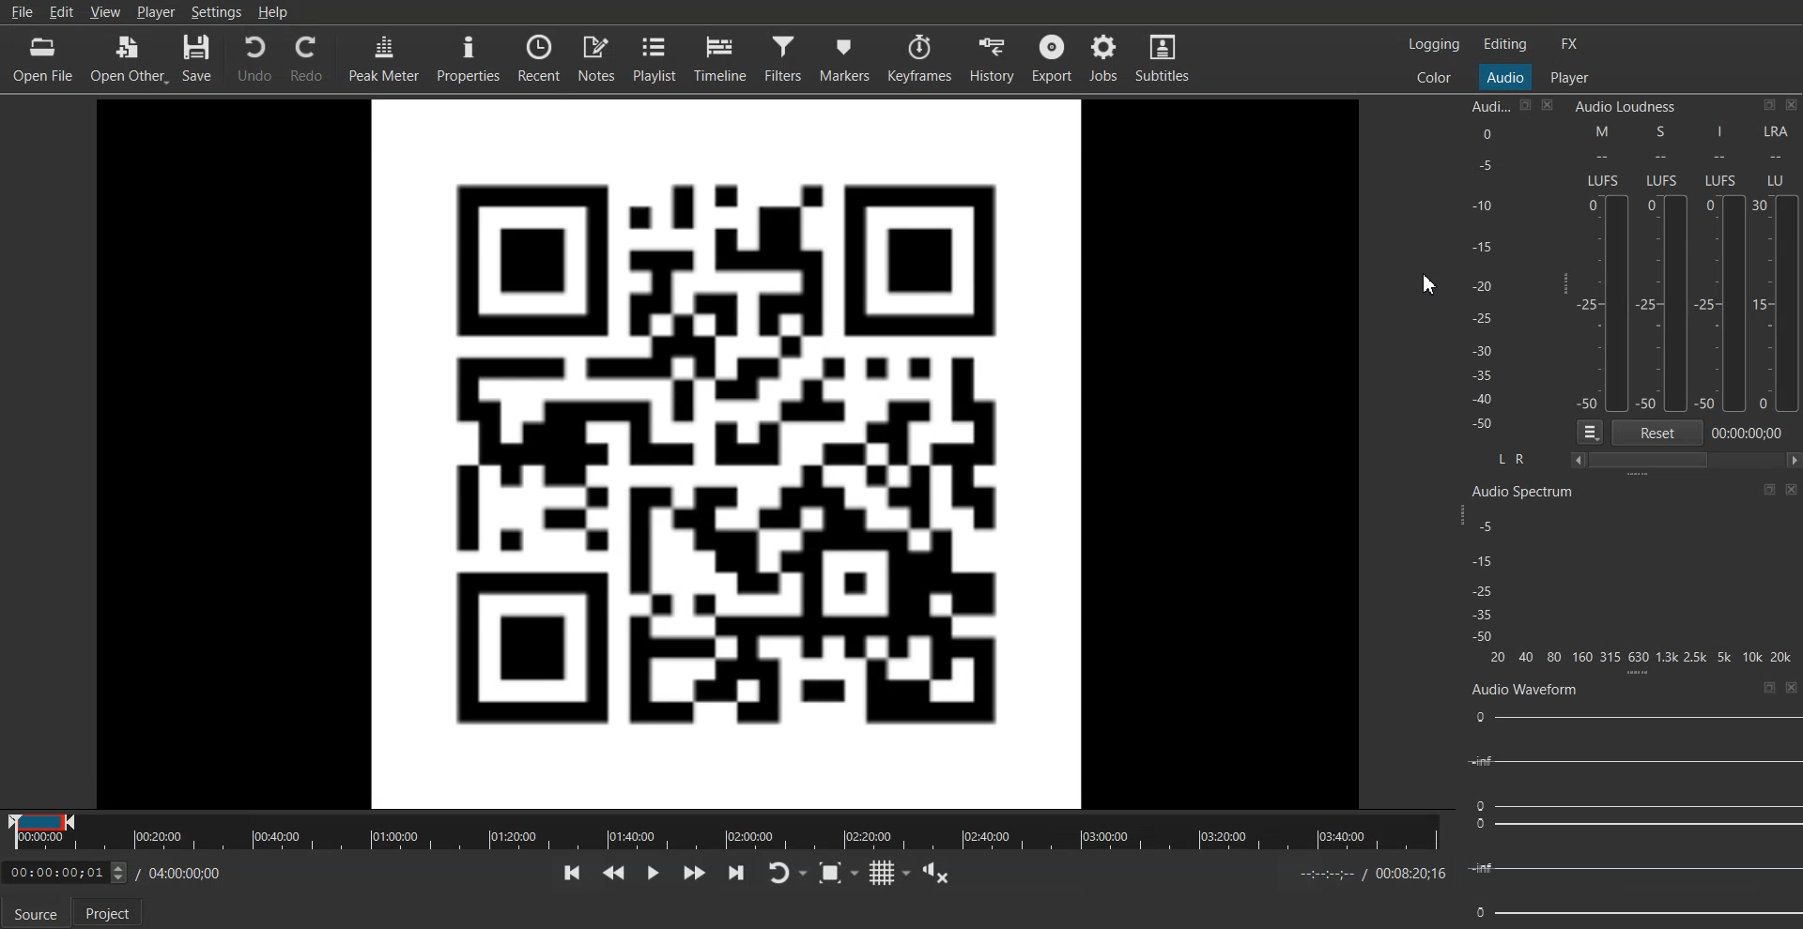  I want to click on Audio Spectrum in dB, so click(1637, 590).